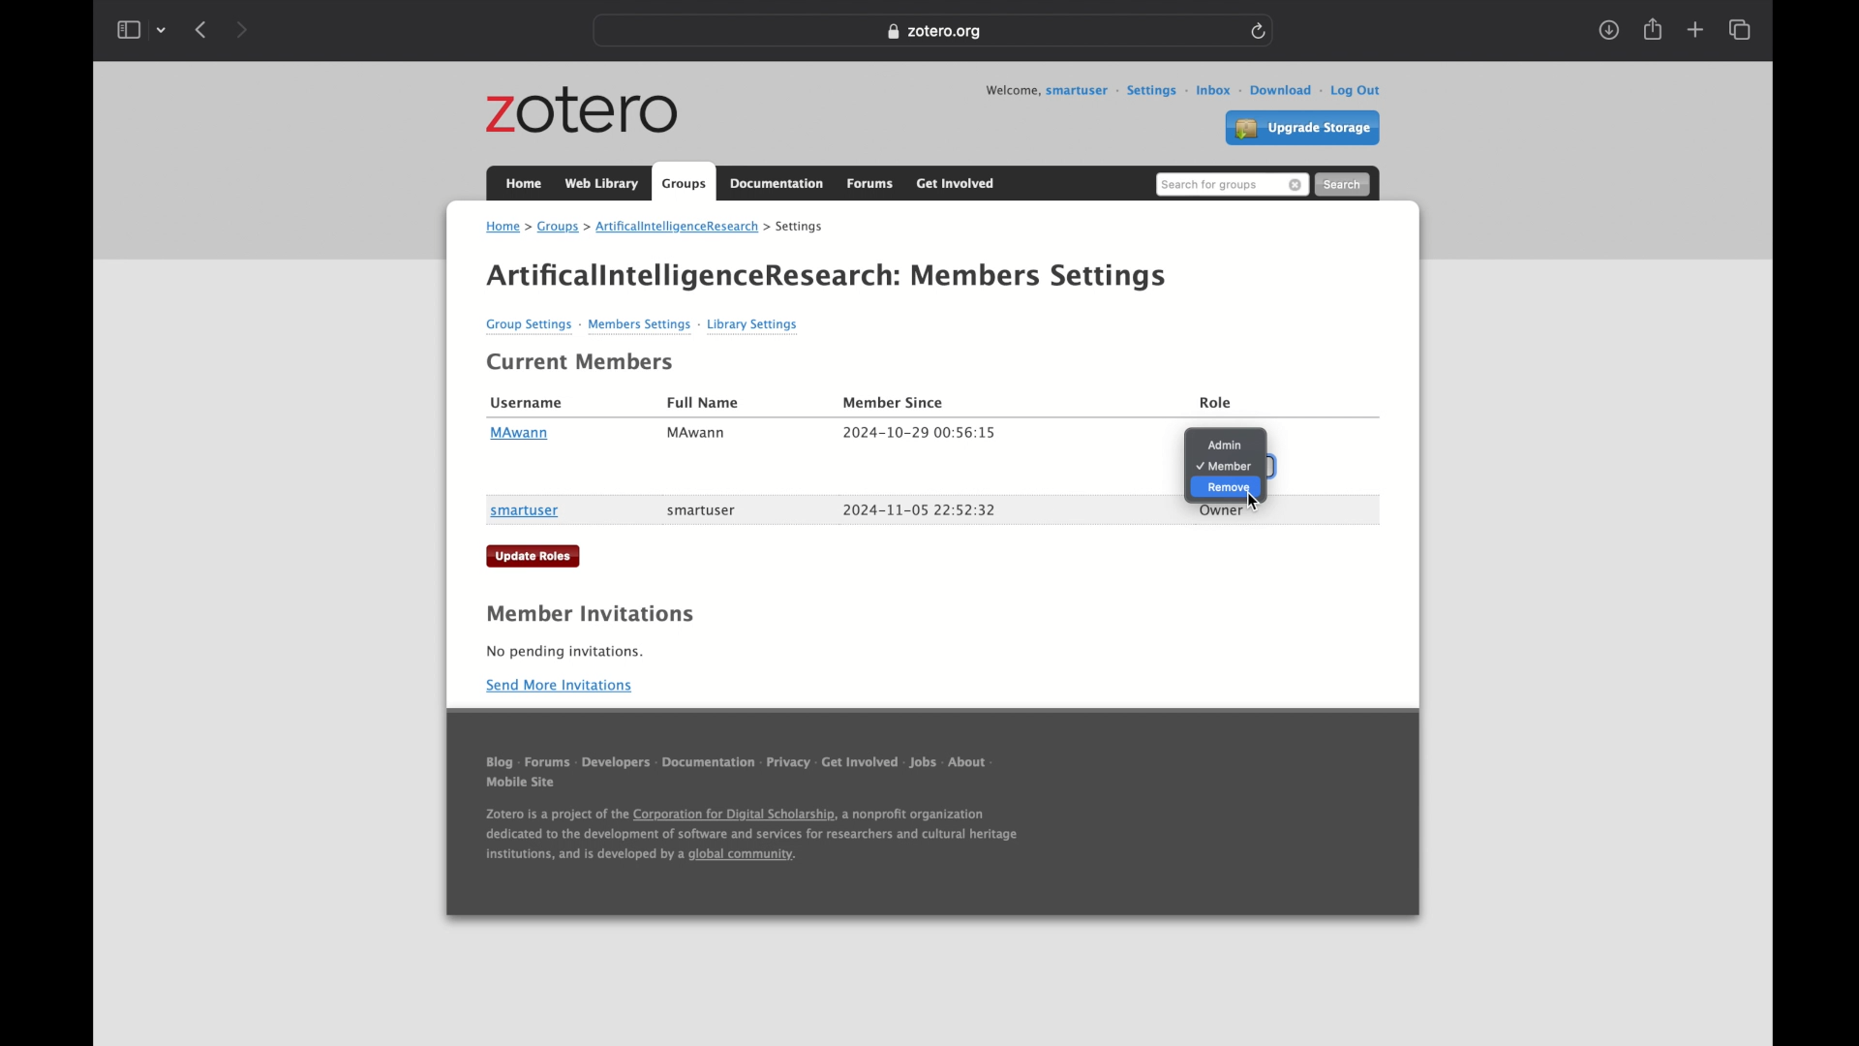  I want to click on forums, so click(547, 766).